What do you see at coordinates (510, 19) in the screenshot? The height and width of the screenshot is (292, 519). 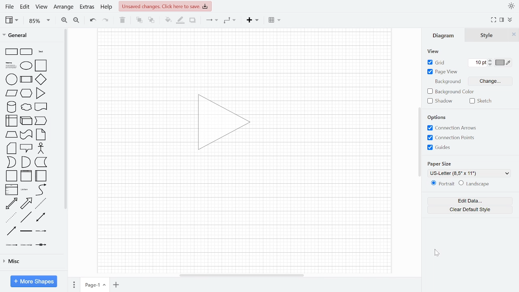 I see `collapse` at bounding box center [510, 19].